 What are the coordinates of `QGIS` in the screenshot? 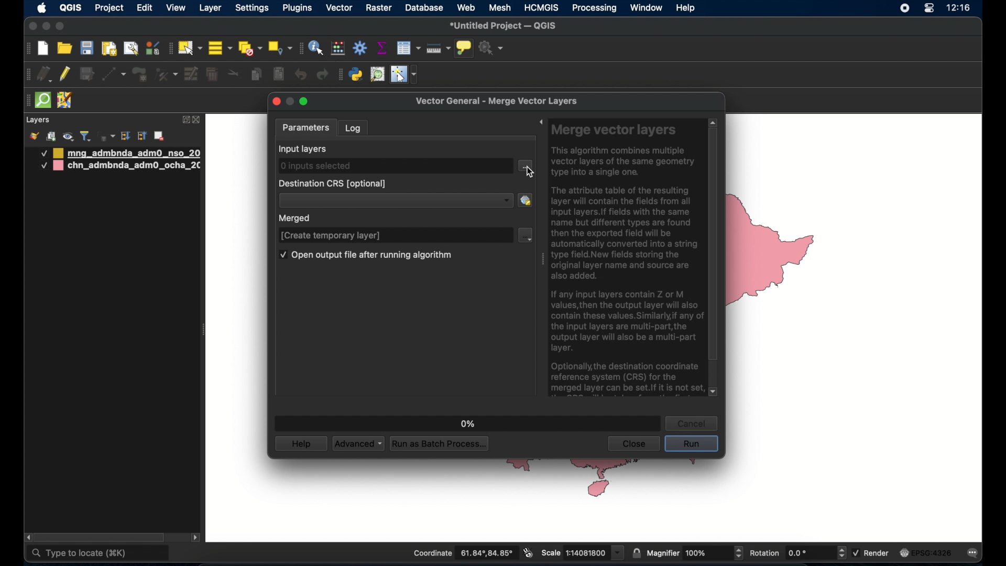 It's located at (70, 7).